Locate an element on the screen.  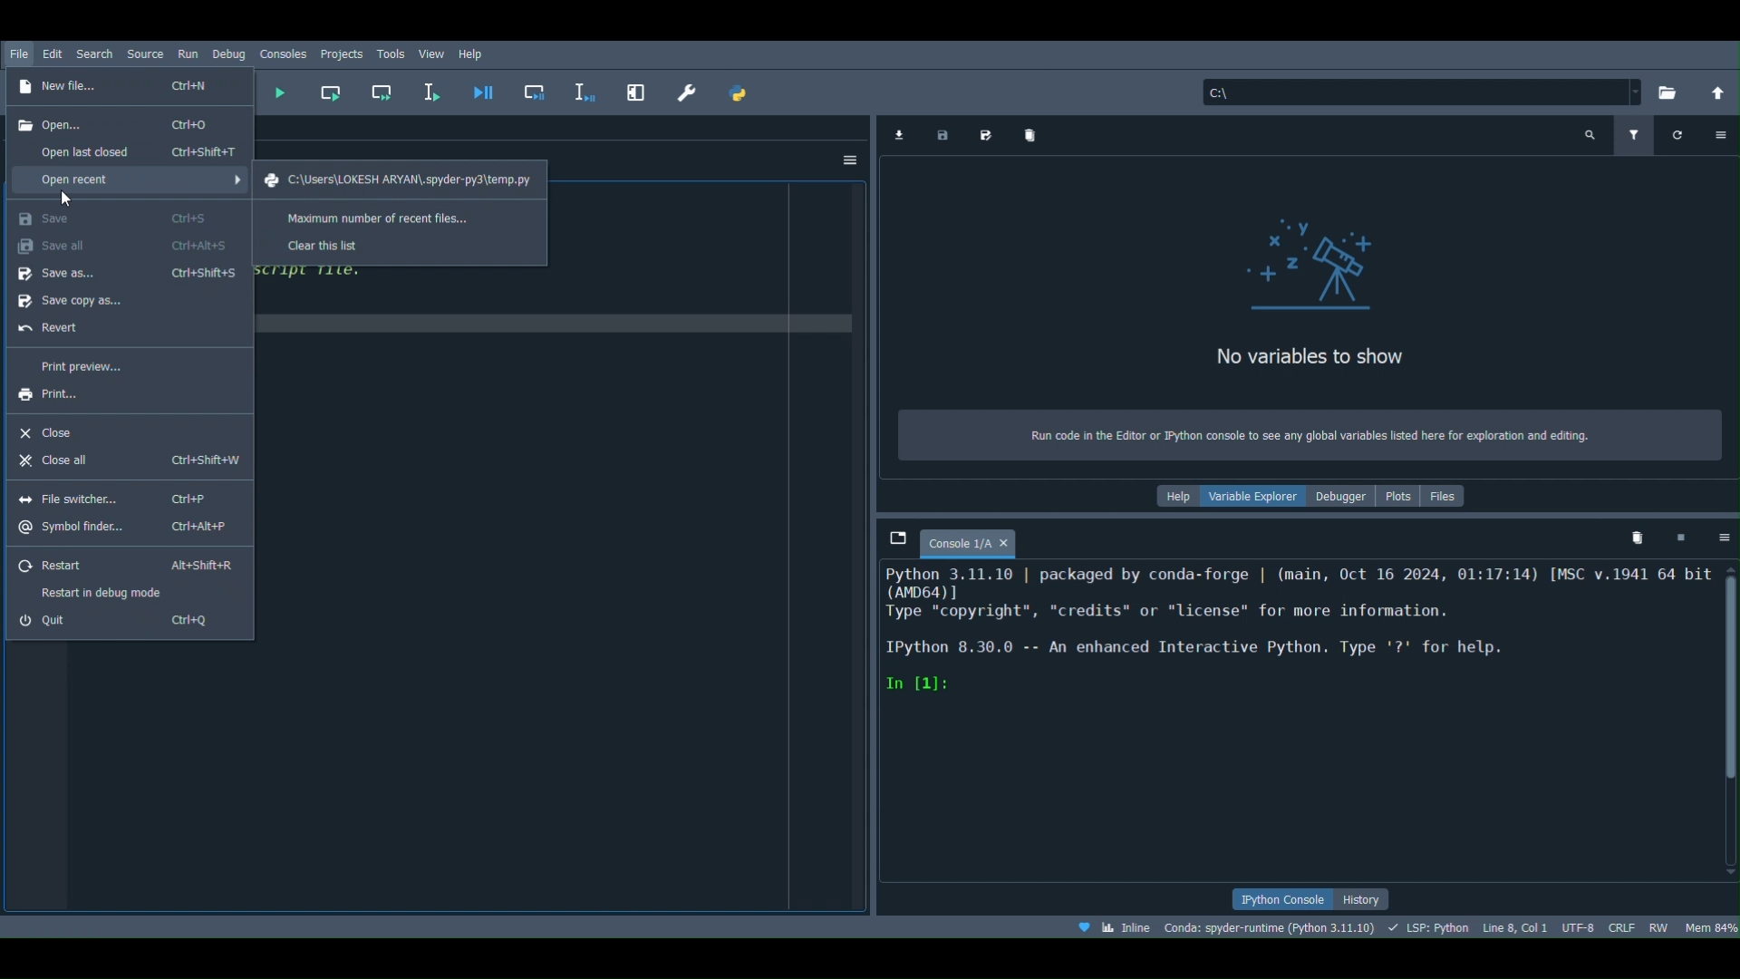
close is located at coordinates (1004, 542).